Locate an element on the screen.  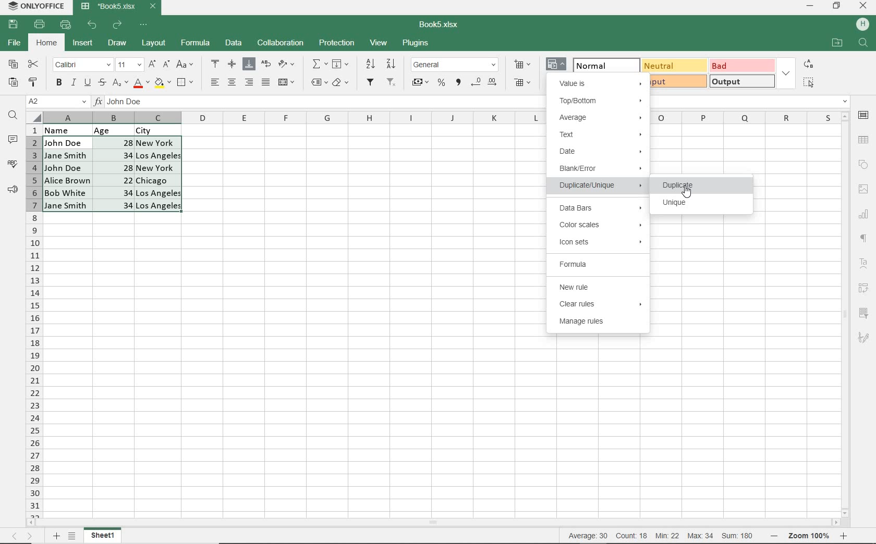
min is located at coordinates (667, 536).